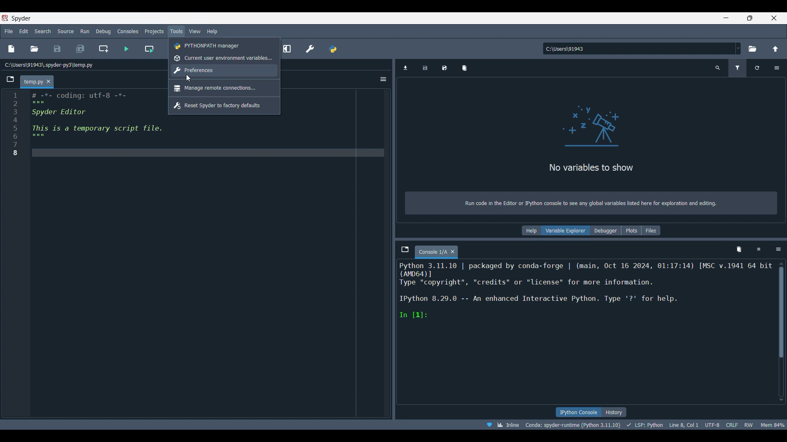 The height and width of the screenshot is (442, 787). What do you see at coordinates (453, 252) in the screenshot?
I see `Close tab` at bounding box center [453, 252].